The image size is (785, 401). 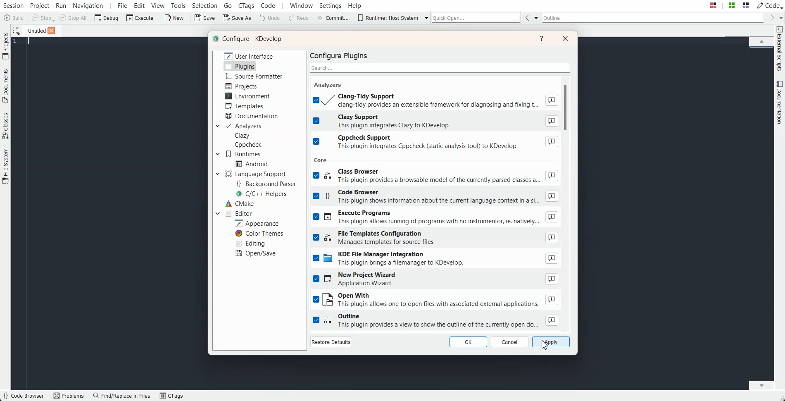 What do you see at coordinates (249, 39) in the screenshot?
I see `Text` at bounding box center [249, 39].